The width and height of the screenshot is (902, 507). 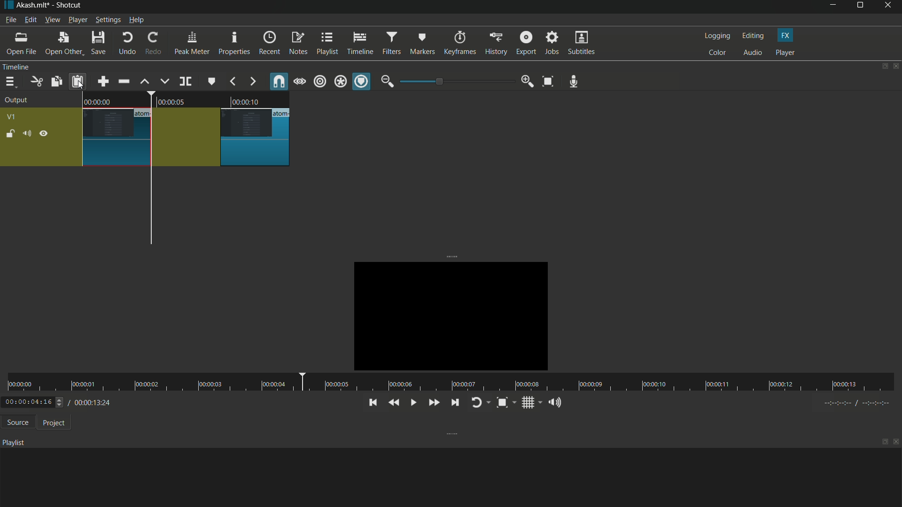 What do you see at coordinates (391, 43) in the screenshot?
I see `filters` at bounding box center [391, 43].